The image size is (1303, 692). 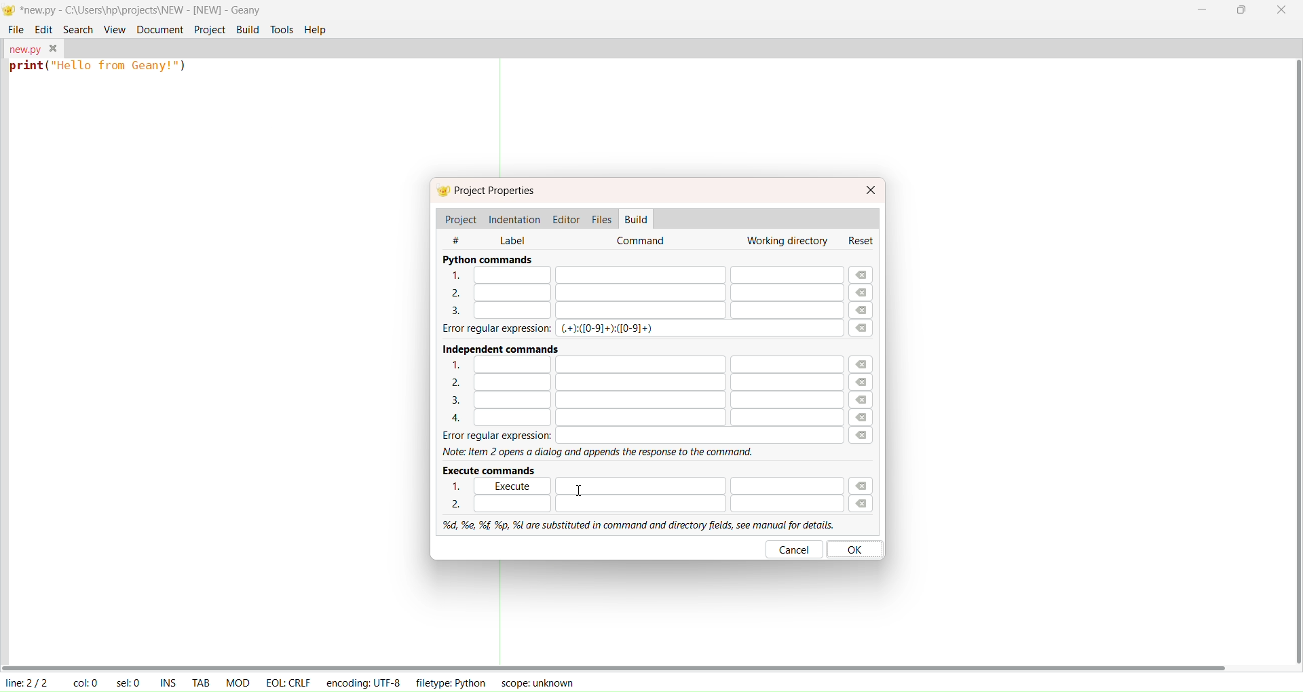 I want to click on indentation, so click(x=516, y=218).